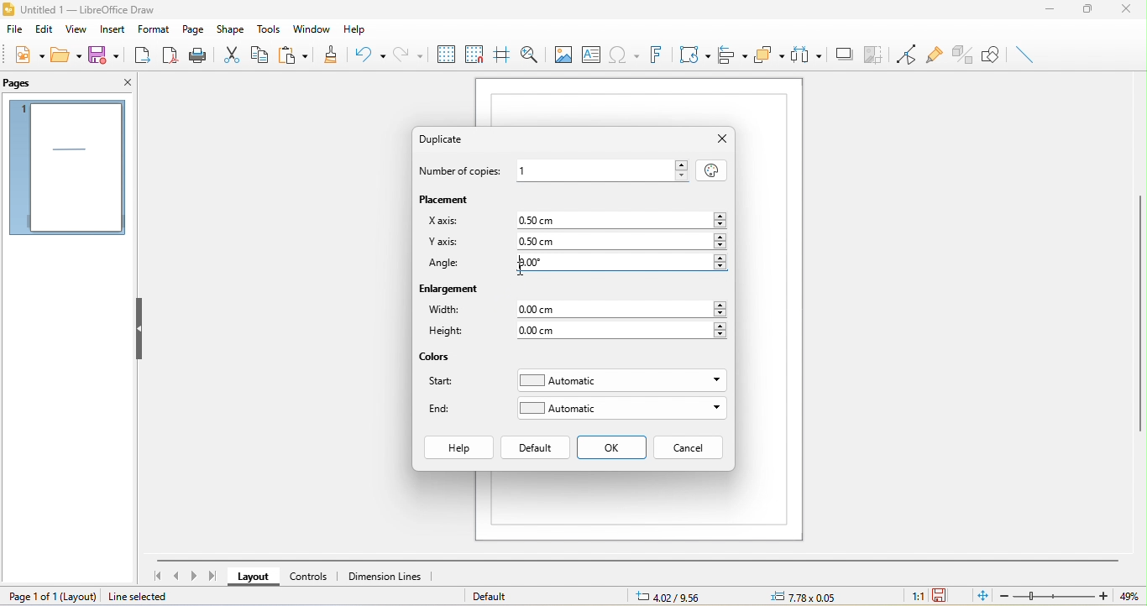  What do you see at coordinates (28, 55) in the screenshot?
I see `new` at bounding box center [28, 55].